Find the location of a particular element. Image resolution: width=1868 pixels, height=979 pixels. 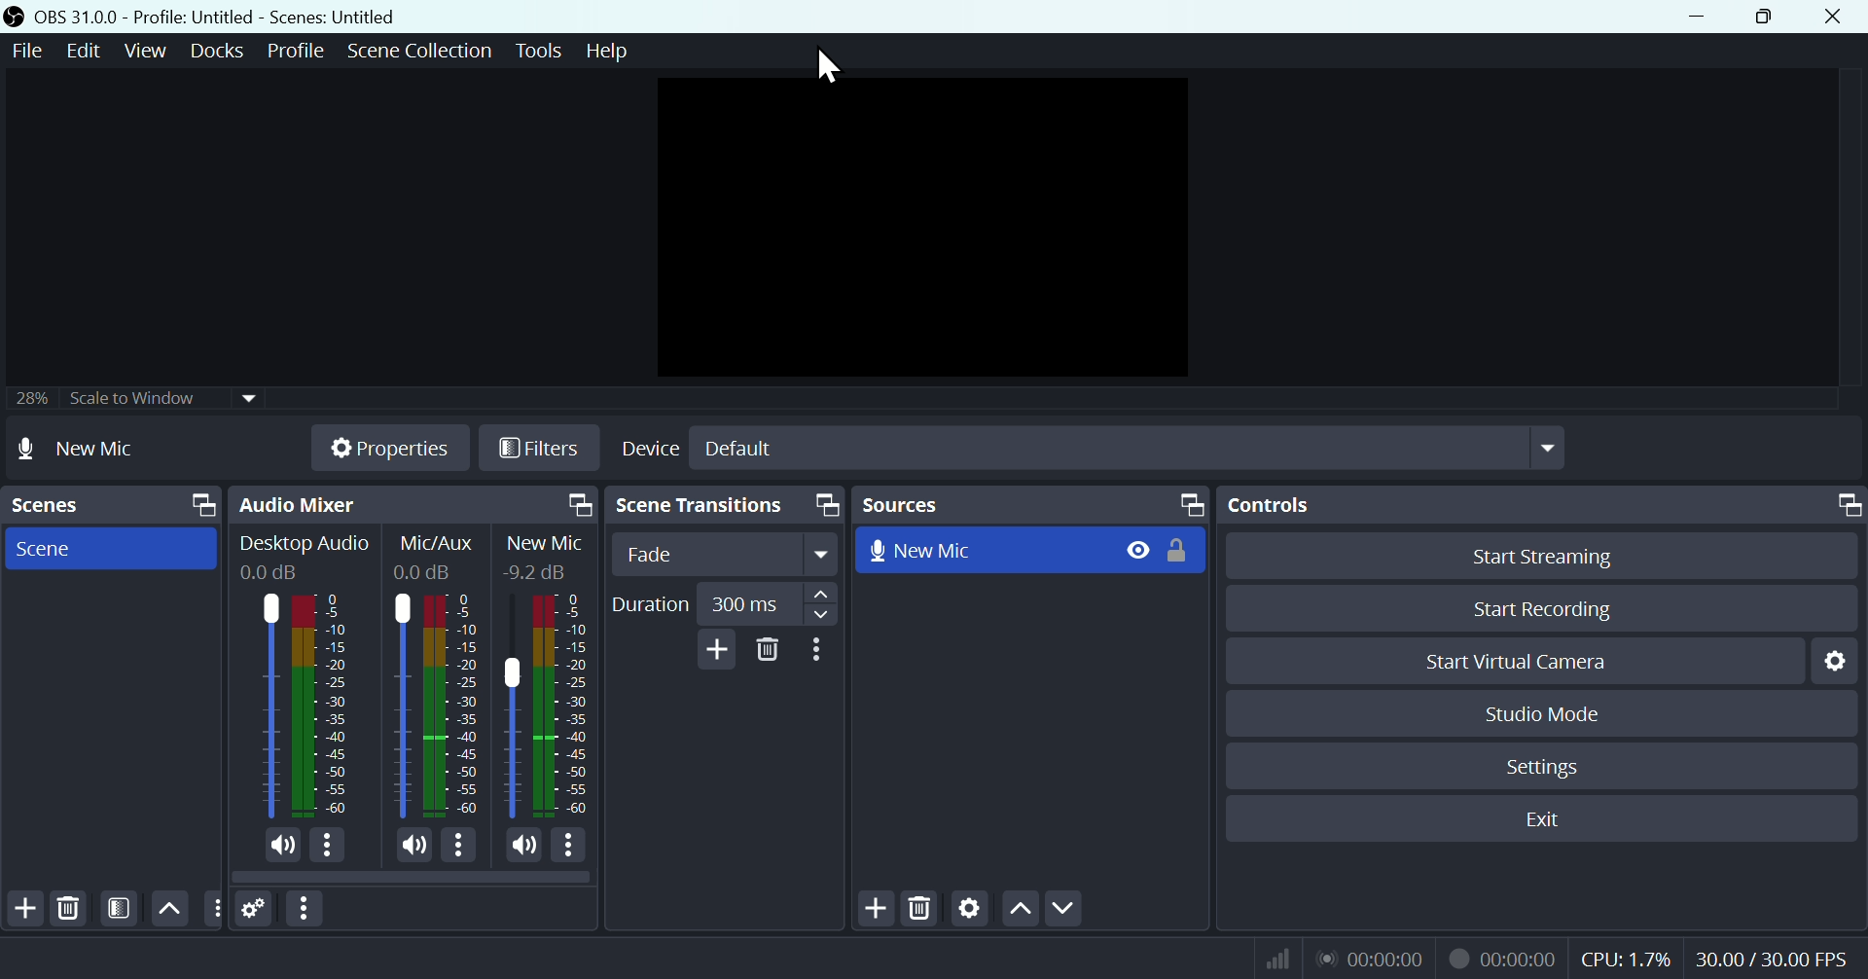

Properties is located at coordinates (388, 448).